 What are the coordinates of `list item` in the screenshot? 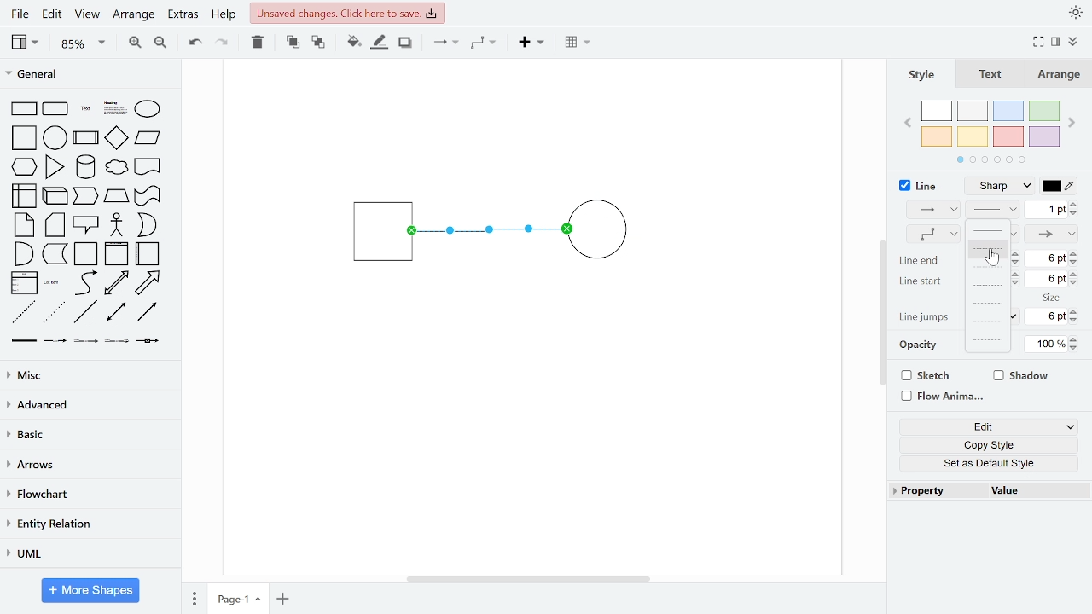 It's located at (52, 282).